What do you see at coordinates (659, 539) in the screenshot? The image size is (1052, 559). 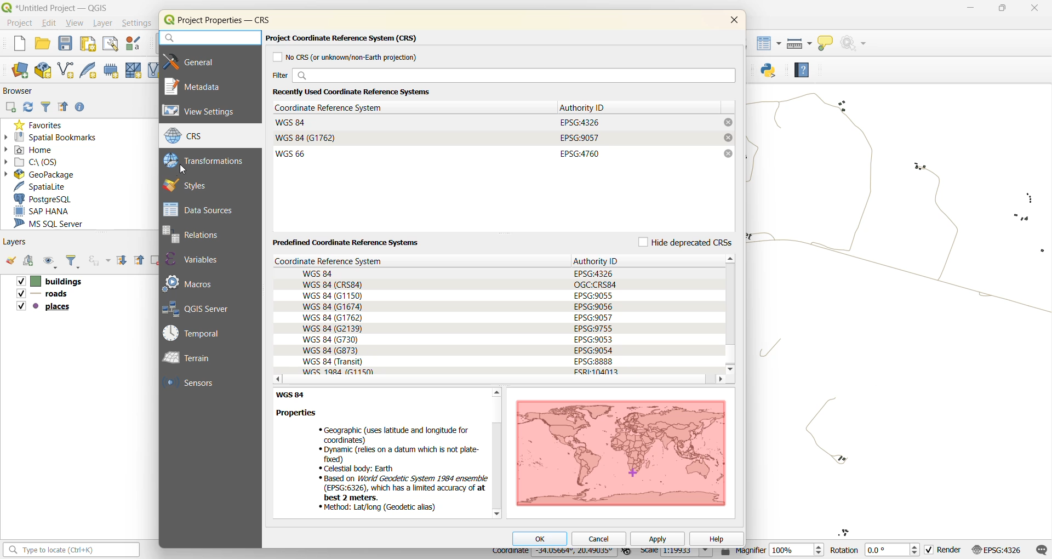 I see `apply` at bounding box center [659, 539].